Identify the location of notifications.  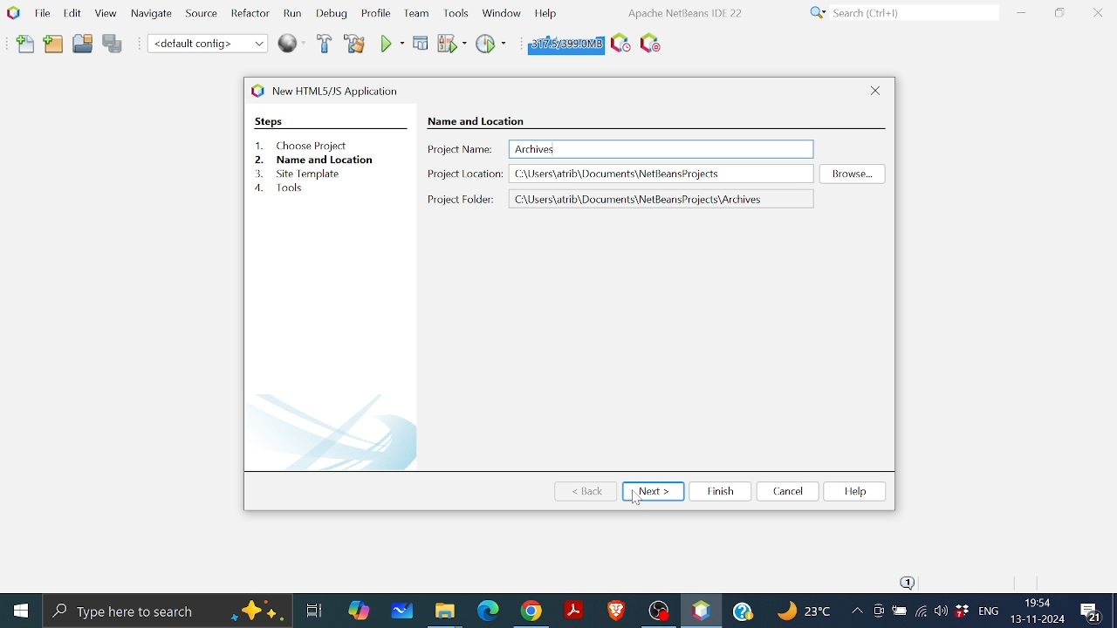
(907, 582).